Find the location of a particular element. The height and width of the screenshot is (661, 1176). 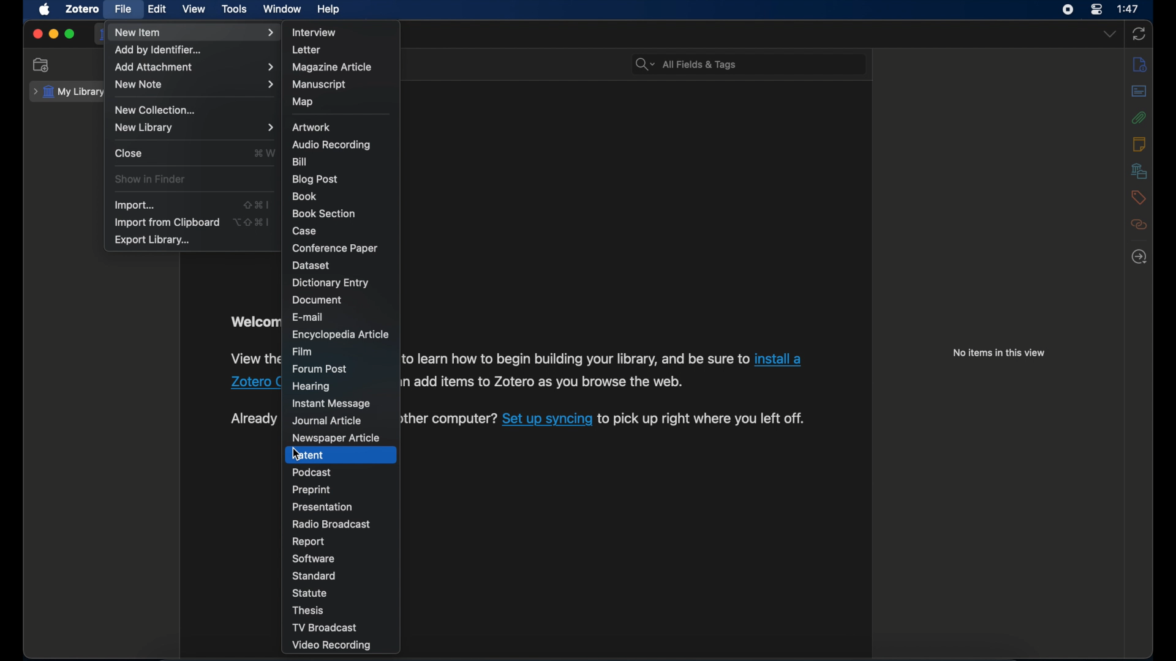

or computer? is located at coordinates (451, 419).